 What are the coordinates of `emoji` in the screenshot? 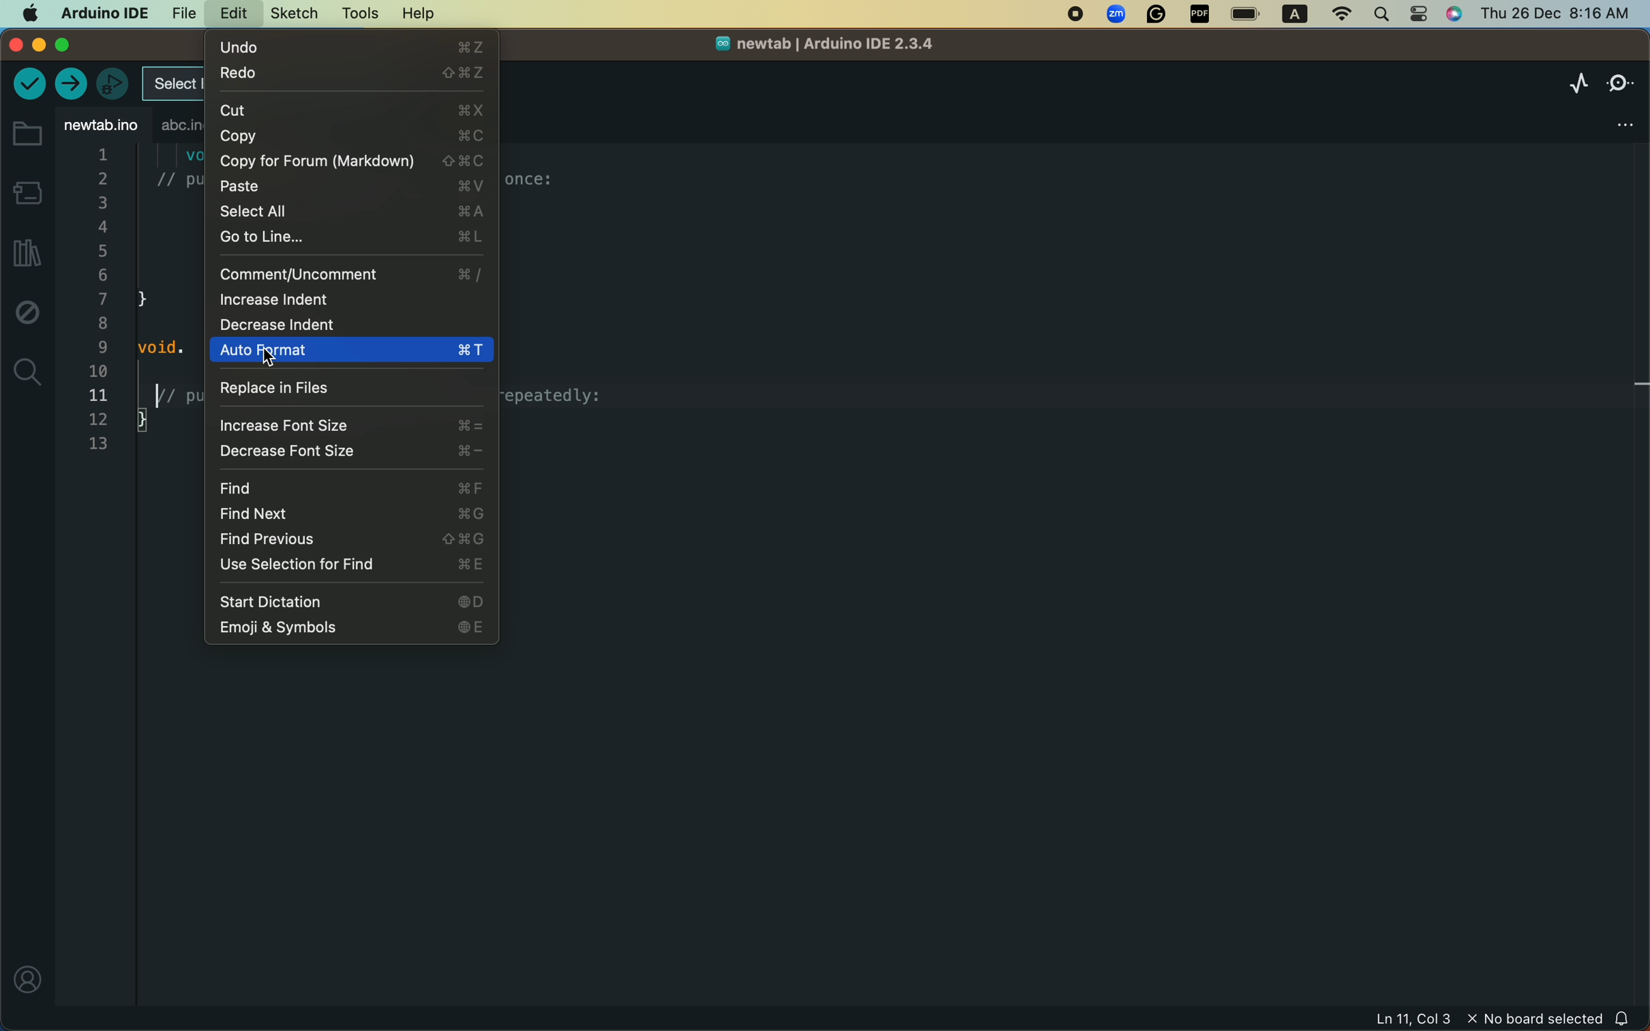 It's located at (351, 628).